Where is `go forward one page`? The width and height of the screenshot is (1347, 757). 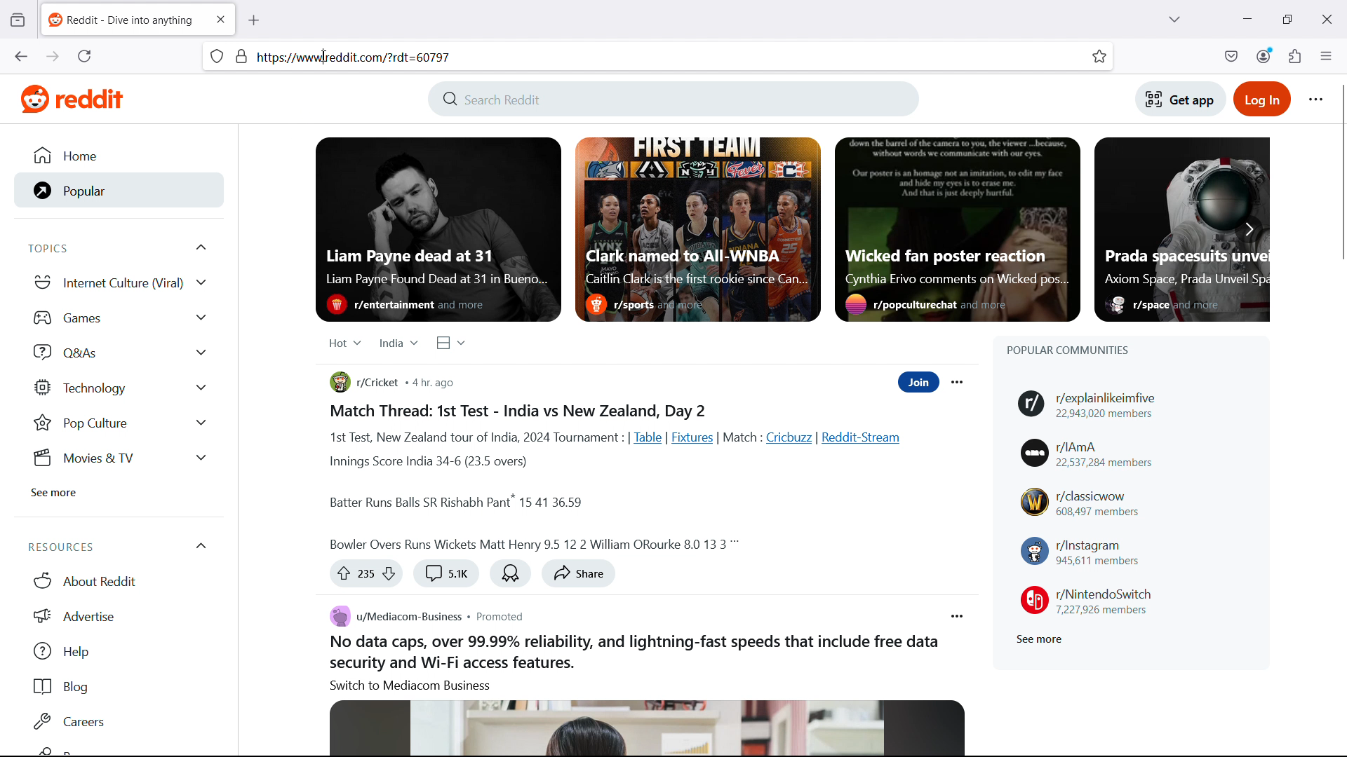 go forward one page is located at coordinates (53, 55).